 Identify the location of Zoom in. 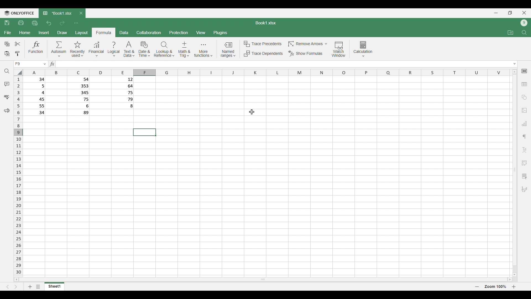
(514, 287).